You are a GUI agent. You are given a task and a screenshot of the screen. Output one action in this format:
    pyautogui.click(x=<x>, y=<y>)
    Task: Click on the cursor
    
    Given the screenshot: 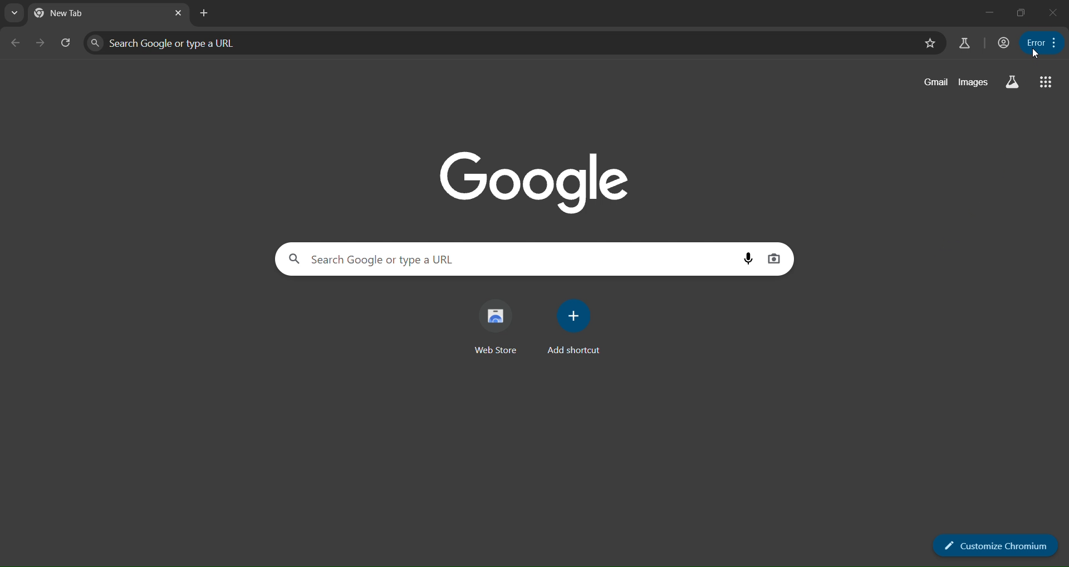 What is the action you would take?
    pyautogui.click(x=1039, y=53)
    